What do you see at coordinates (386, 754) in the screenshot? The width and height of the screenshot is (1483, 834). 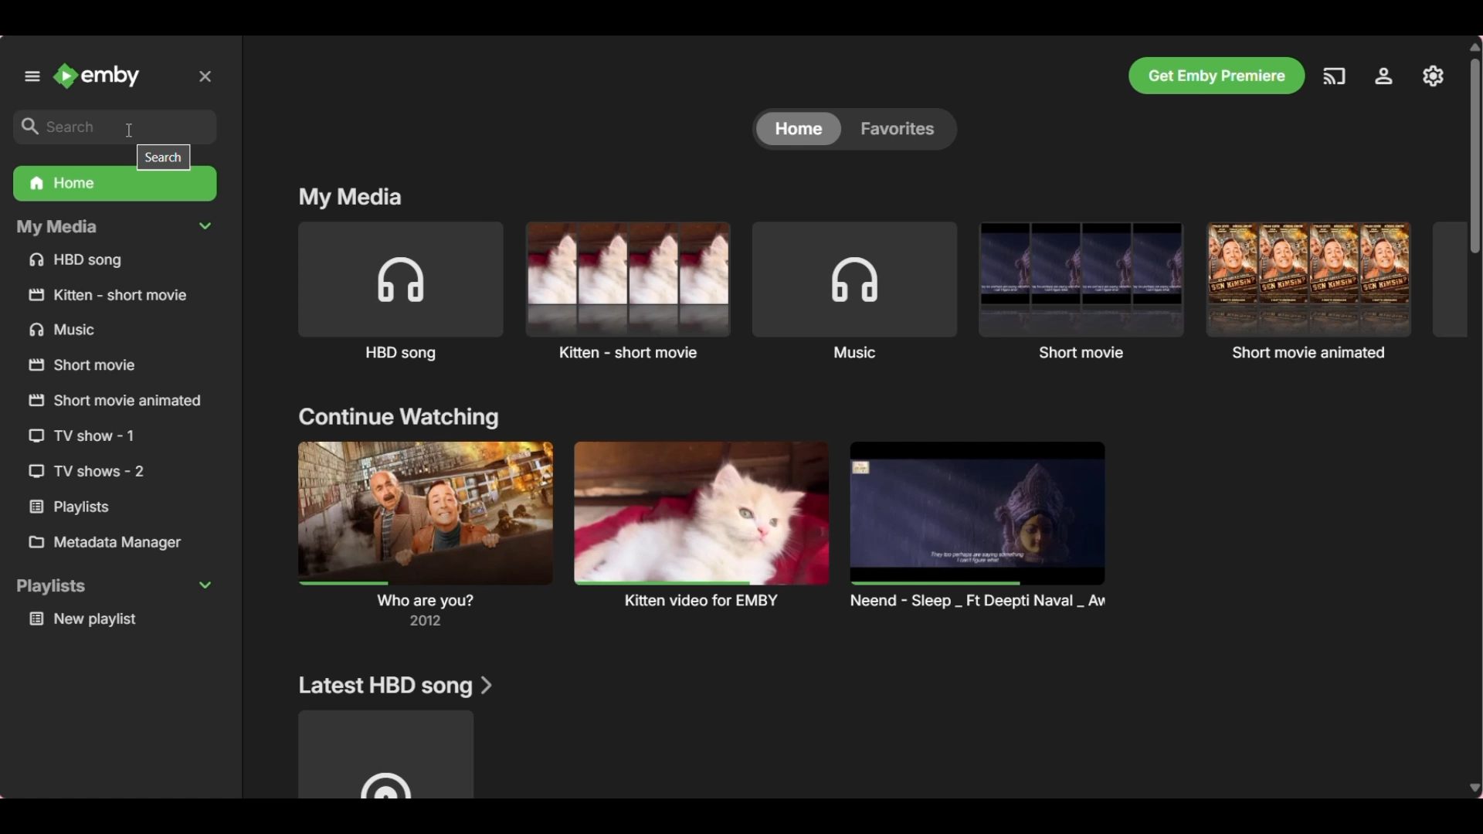 I see `Media under above mentioned section` at bounding box center [386, 754].